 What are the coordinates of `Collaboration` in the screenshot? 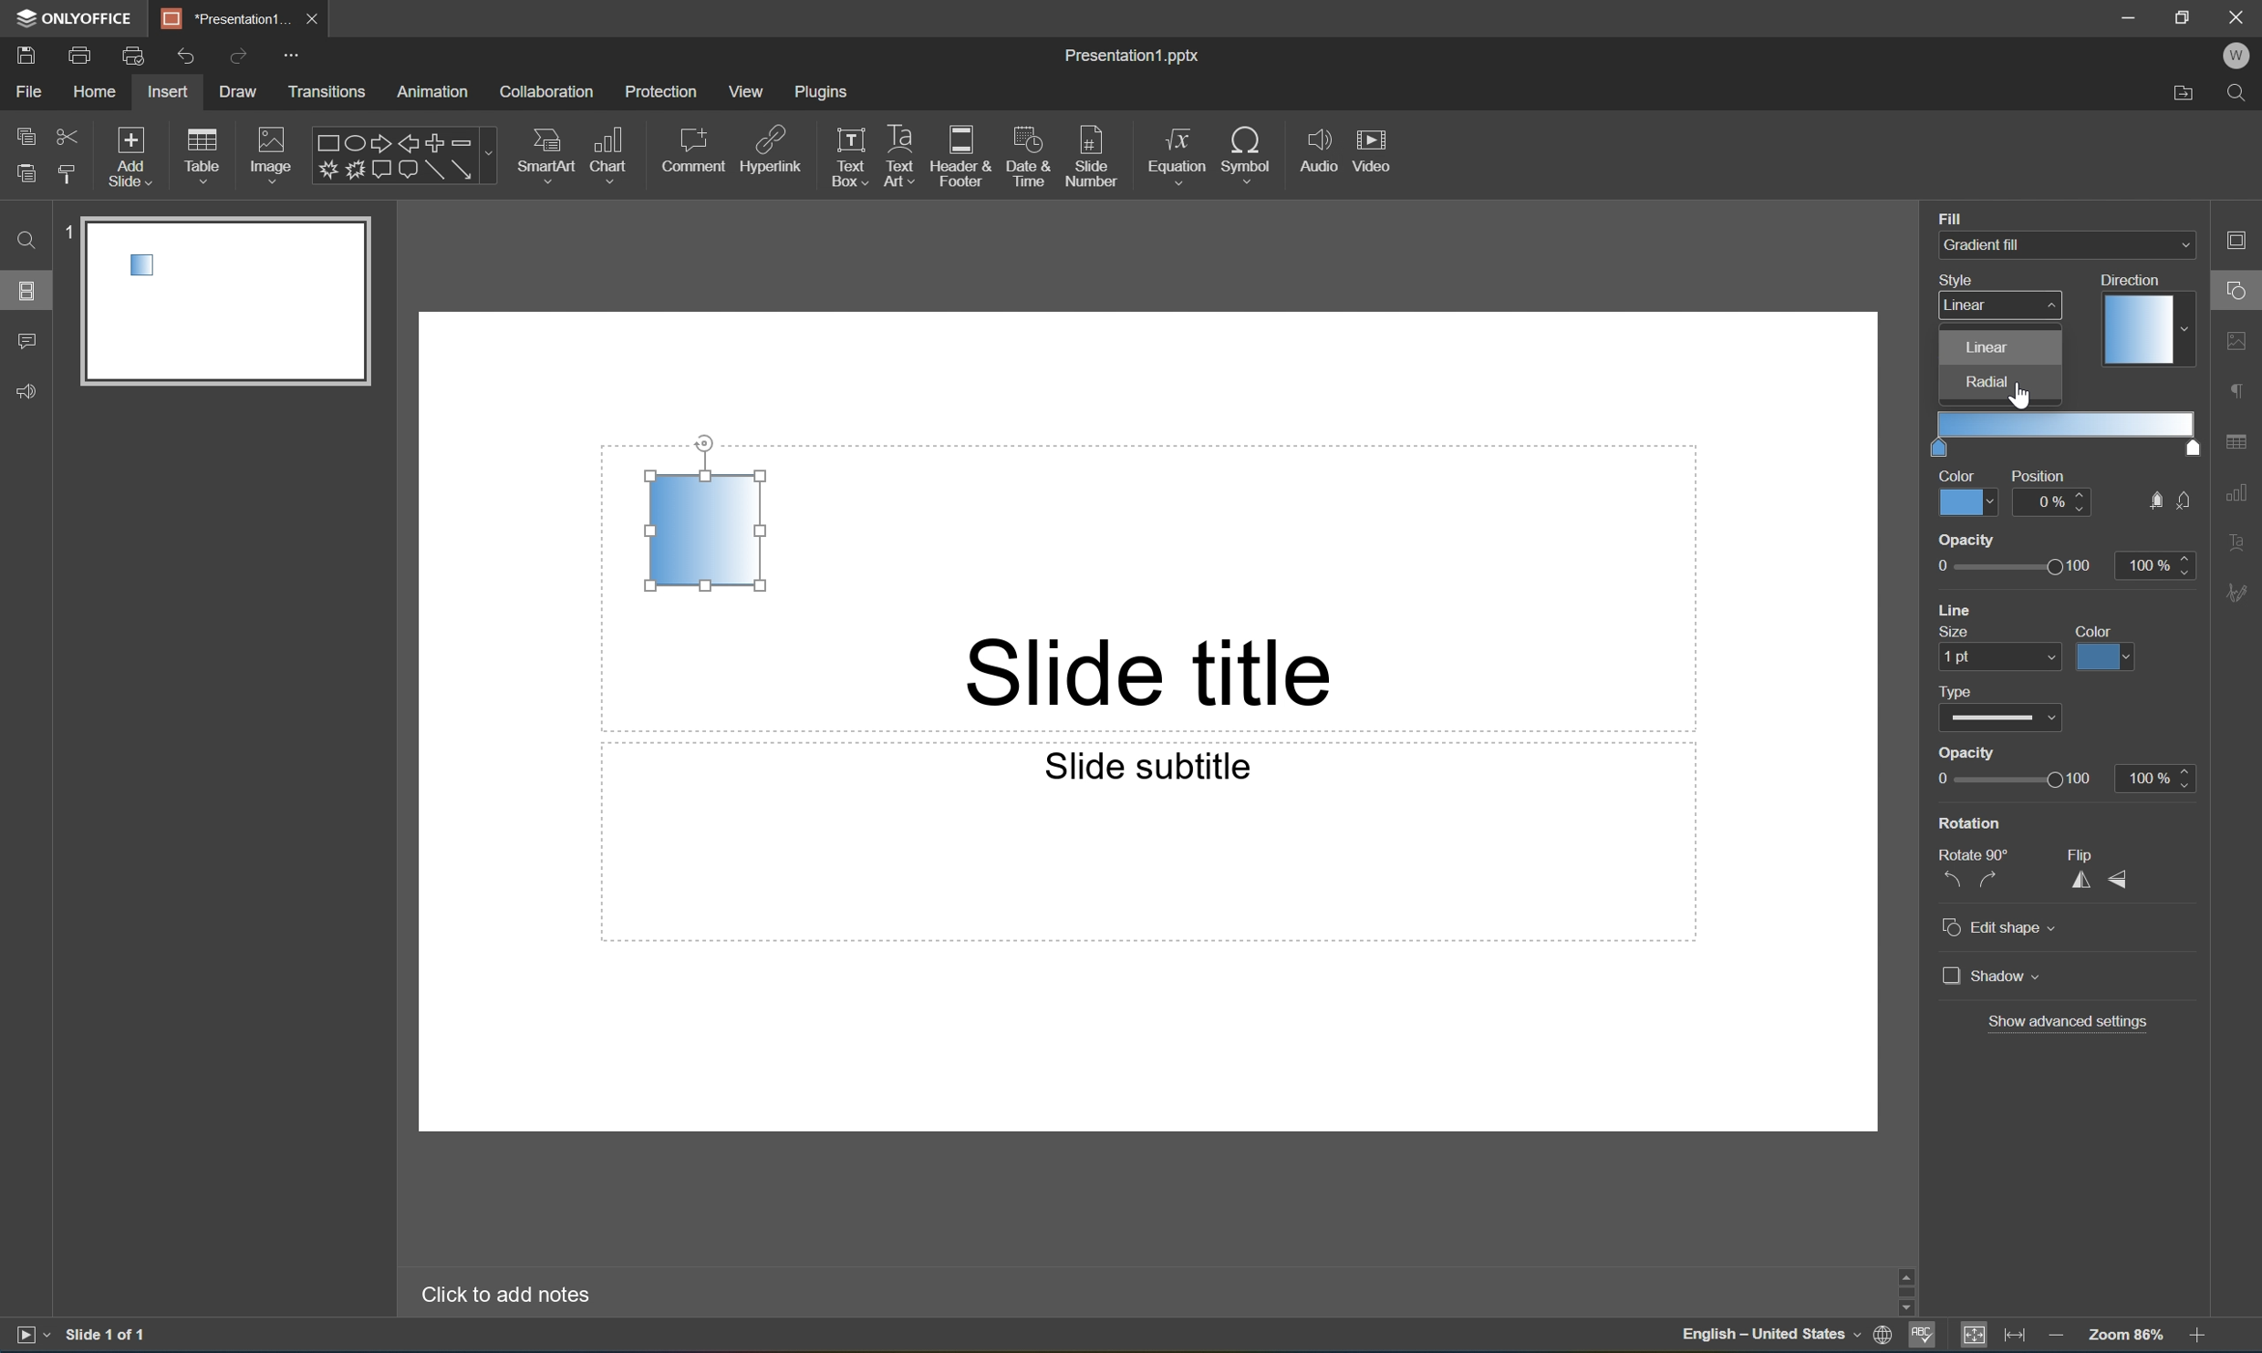 It's located at (550, 93).